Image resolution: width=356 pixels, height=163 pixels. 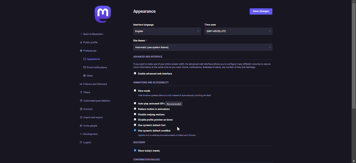 I want to click on click to select, so click(x=134, y=109).